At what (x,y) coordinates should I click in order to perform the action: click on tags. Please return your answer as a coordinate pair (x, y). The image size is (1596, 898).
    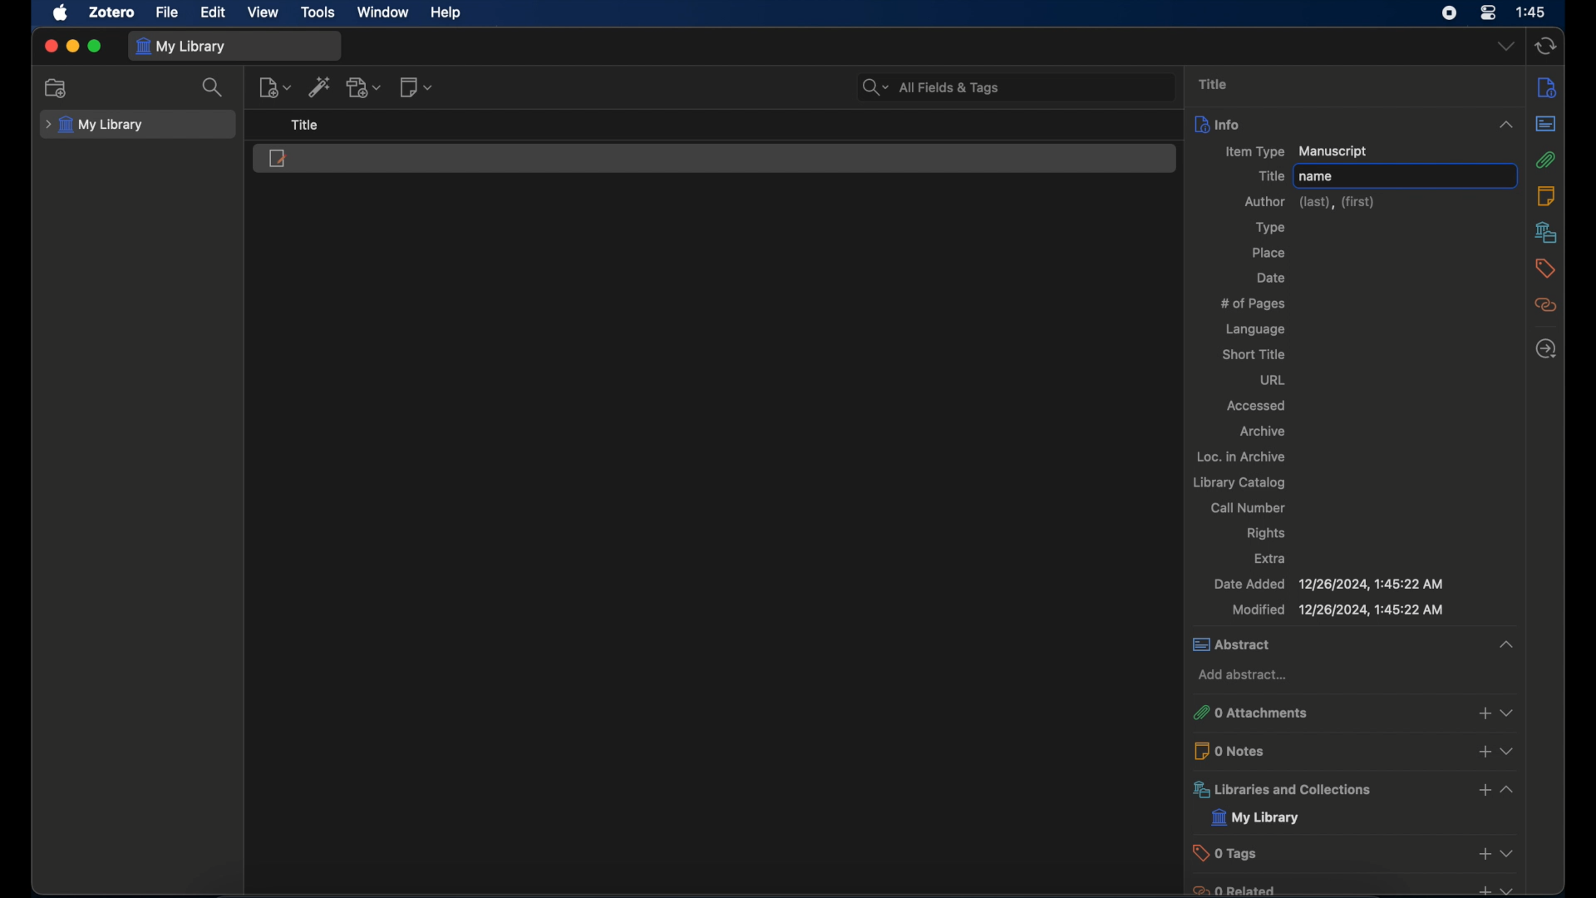
    Looking at the image, I should click on (1545, 269).